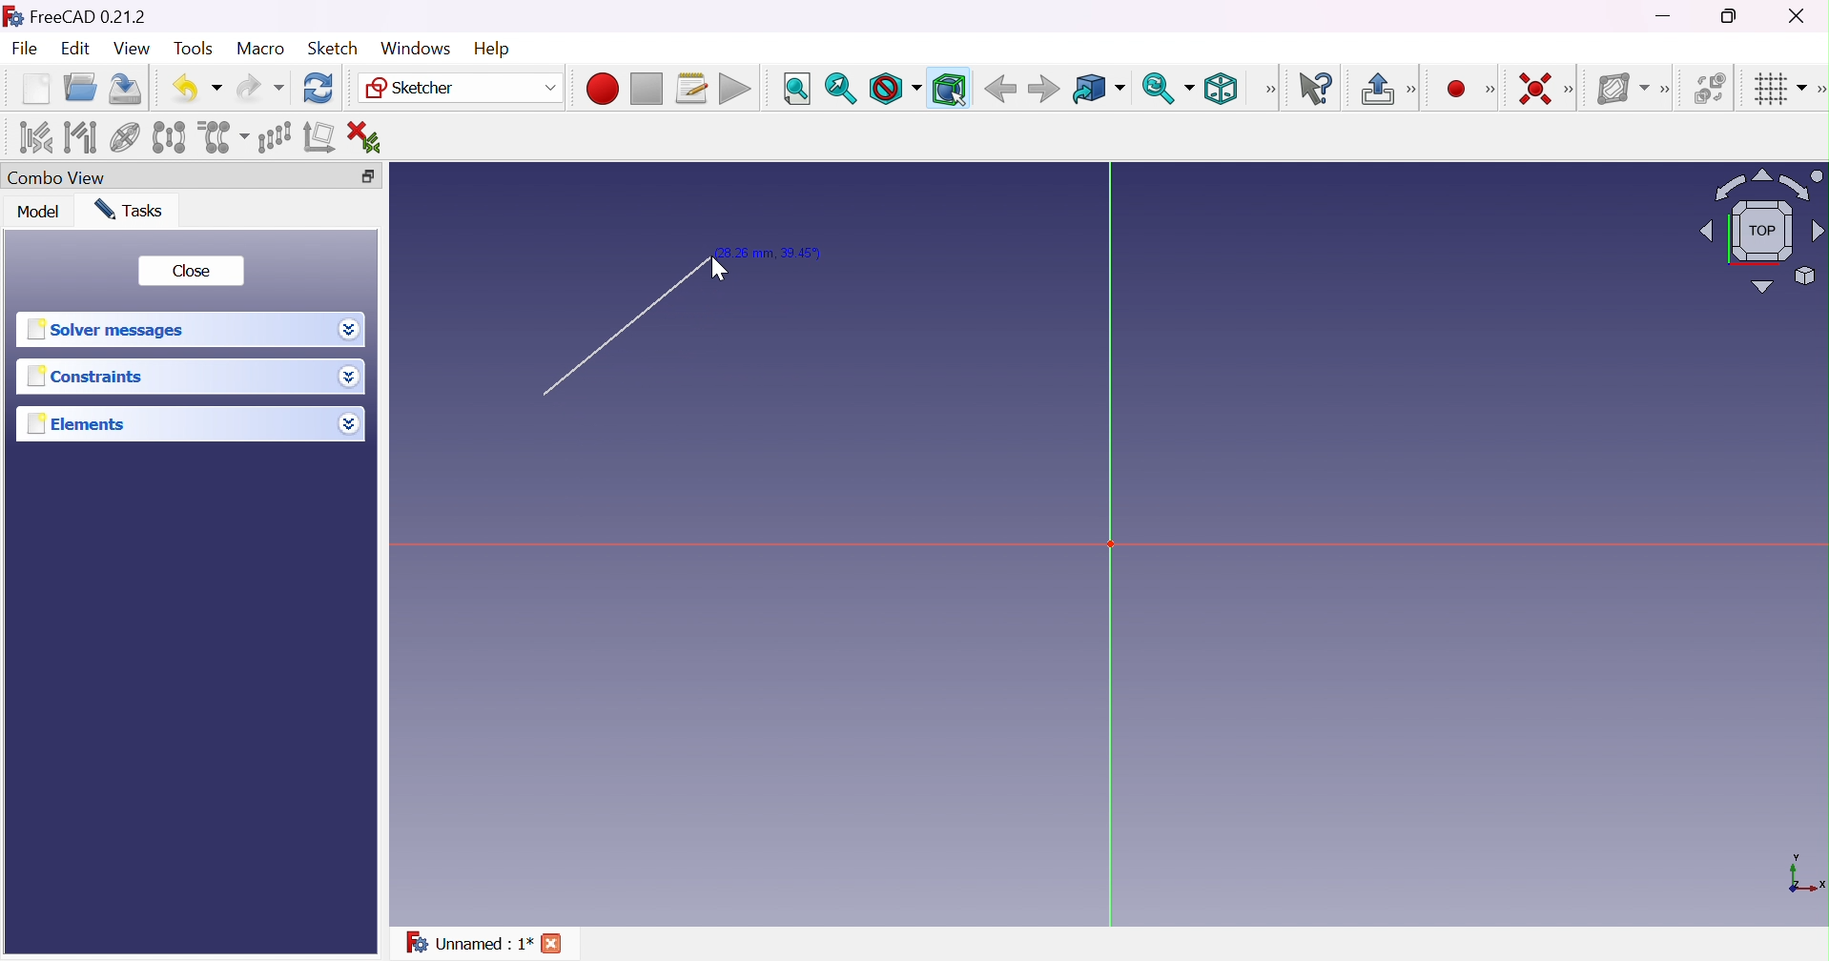 This screenshot has width=1829, height=961. Describe the element at coordinates (948, 88) in the screenshot. I see `Bounding box` at that location.